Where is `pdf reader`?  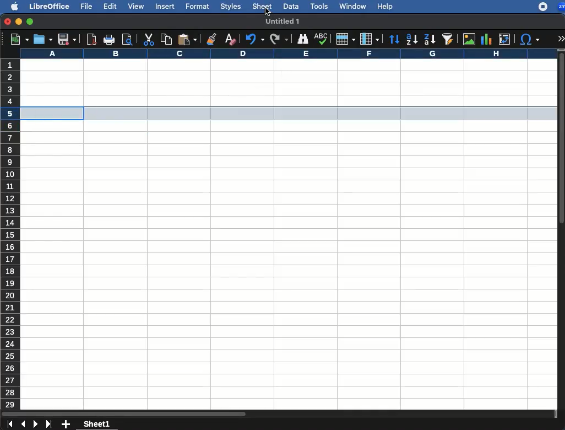
pdf reader is located at coordinates (91, 39).